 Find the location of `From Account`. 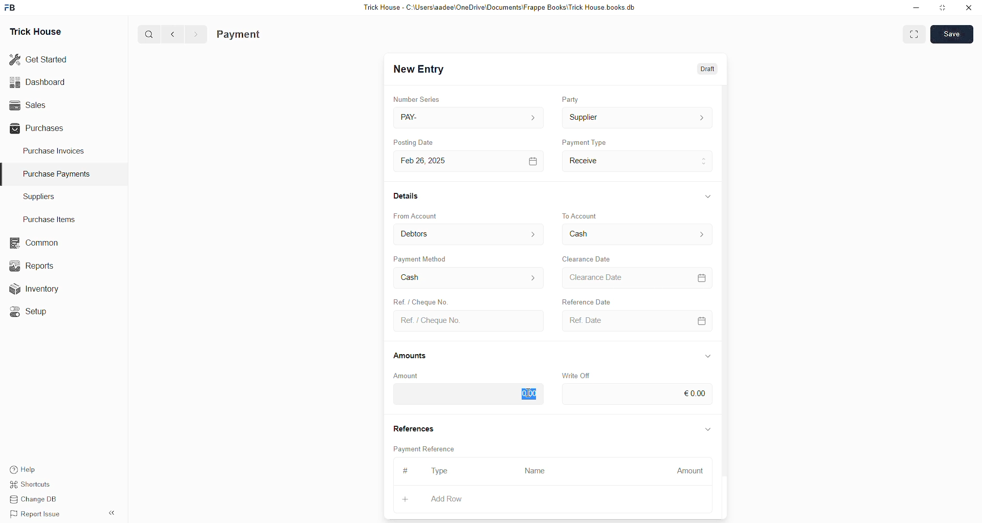

From Account is located at coordinates (417, 215).